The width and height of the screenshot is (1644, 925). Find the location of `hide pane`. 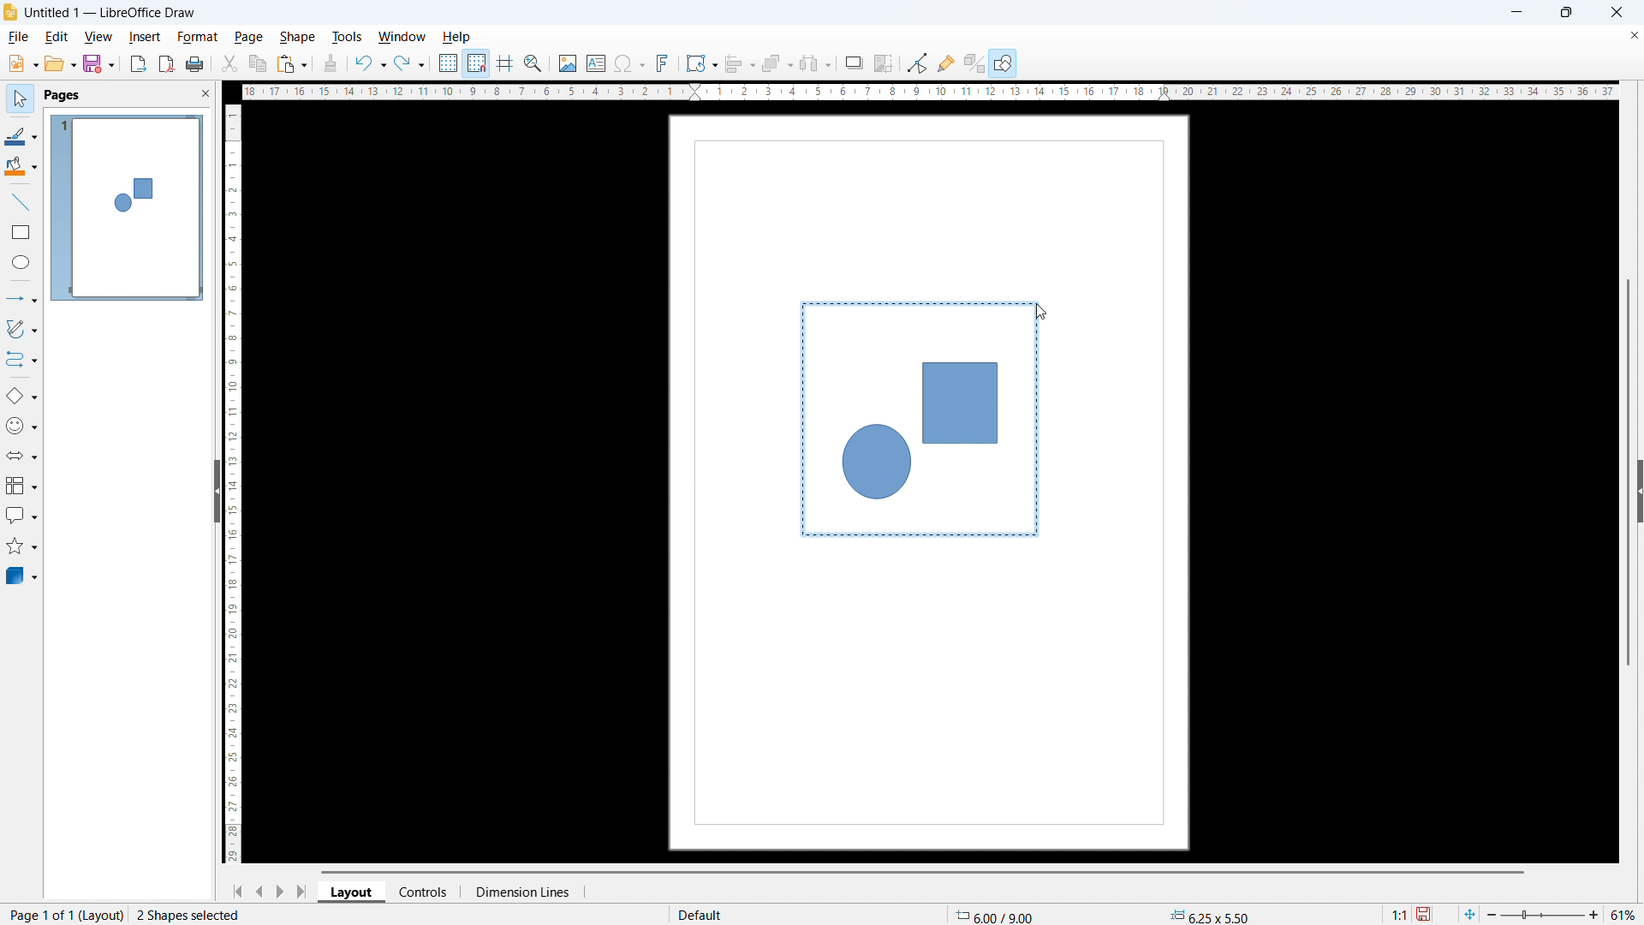

hide pane is located at coordinates (217, 491).